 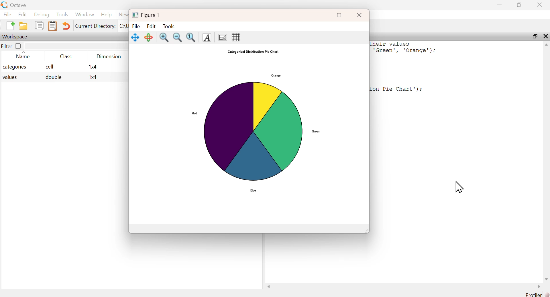 What do you see at coordinates (177, 38) in the screenshot?
I see `zoom out` at bounding box center [177, 38].